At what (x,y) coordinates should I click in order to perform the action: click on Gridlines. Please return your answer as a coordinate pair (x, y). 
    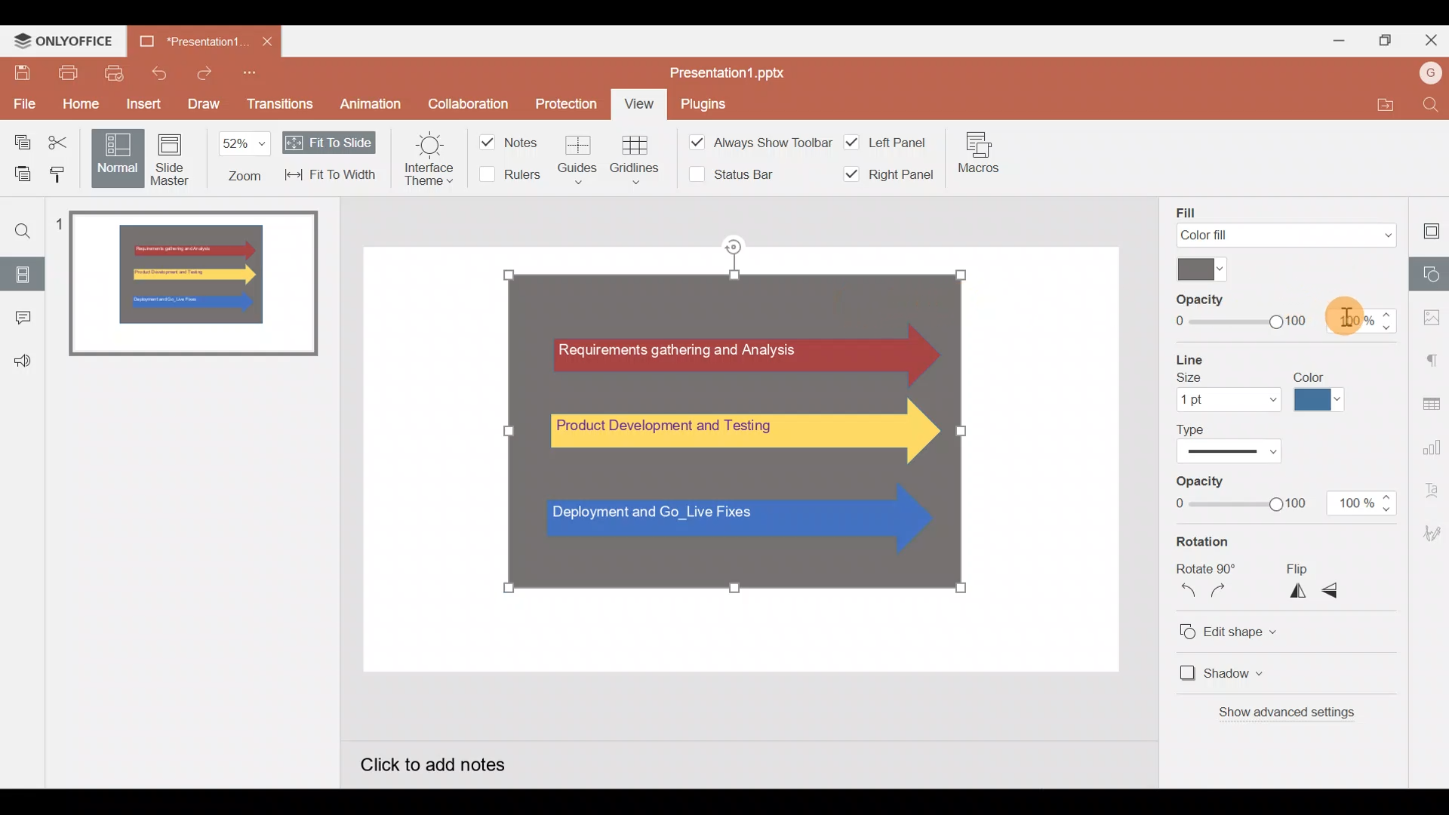
    Looking at the image, I should click on (635, 158).